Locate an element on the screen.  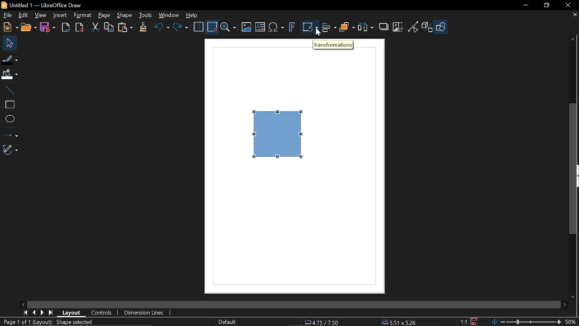
Move right is located at coordinates (563, 305).